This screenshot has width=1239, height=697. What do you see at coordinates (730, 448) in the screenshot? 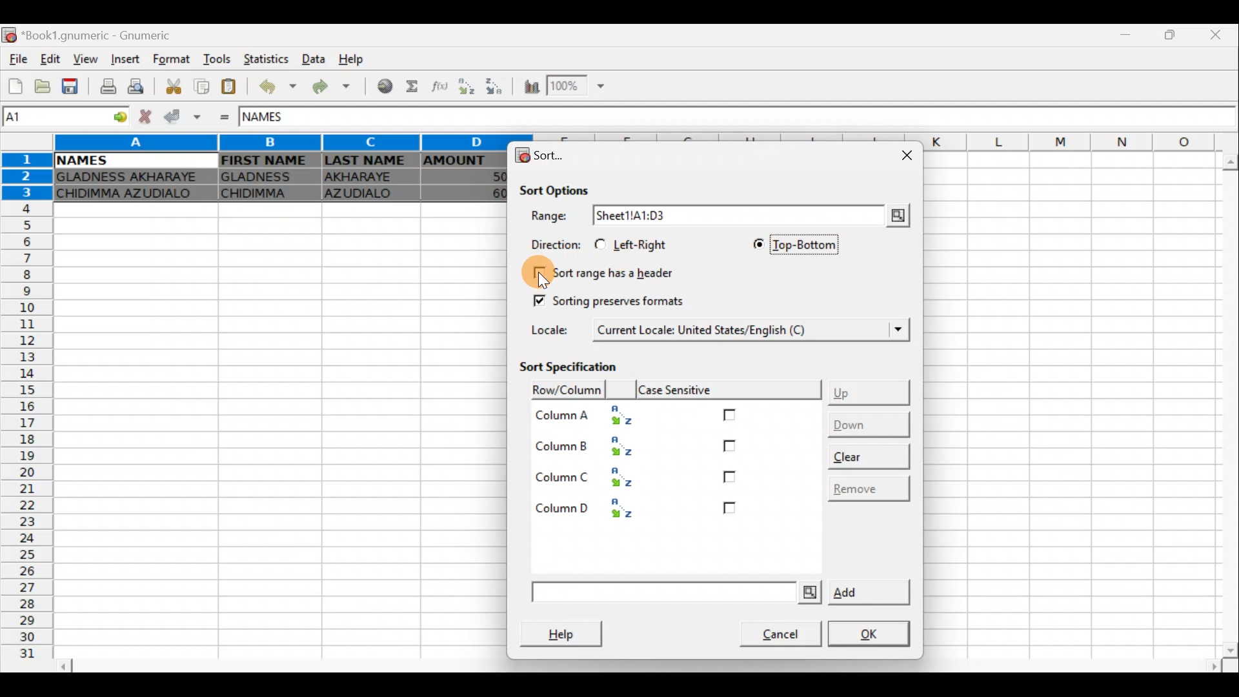
I see `Checkbox` at bounding box center [730, 448].